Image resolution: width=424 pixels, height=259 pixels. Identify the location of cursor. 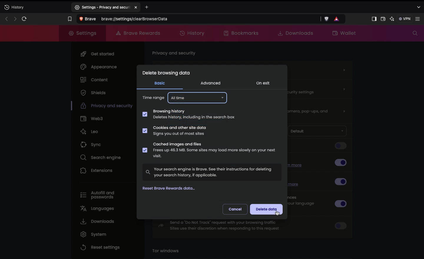
(276, 214).